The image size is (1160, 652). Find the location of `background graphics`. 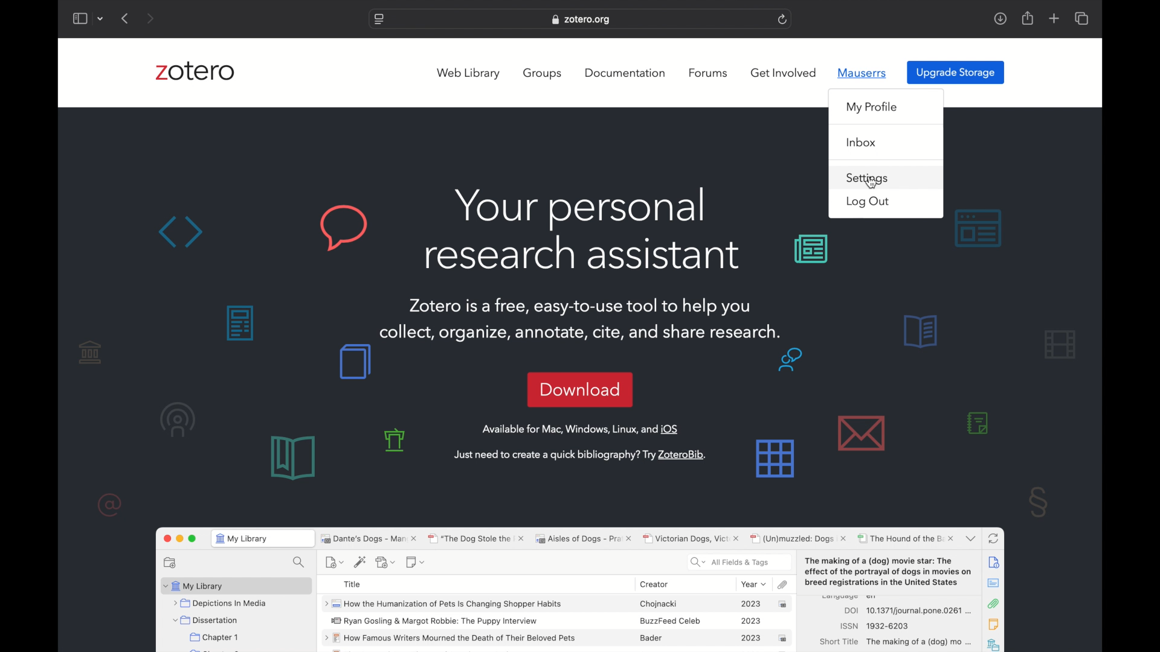

background graphics is located at coordinates (990, 415).